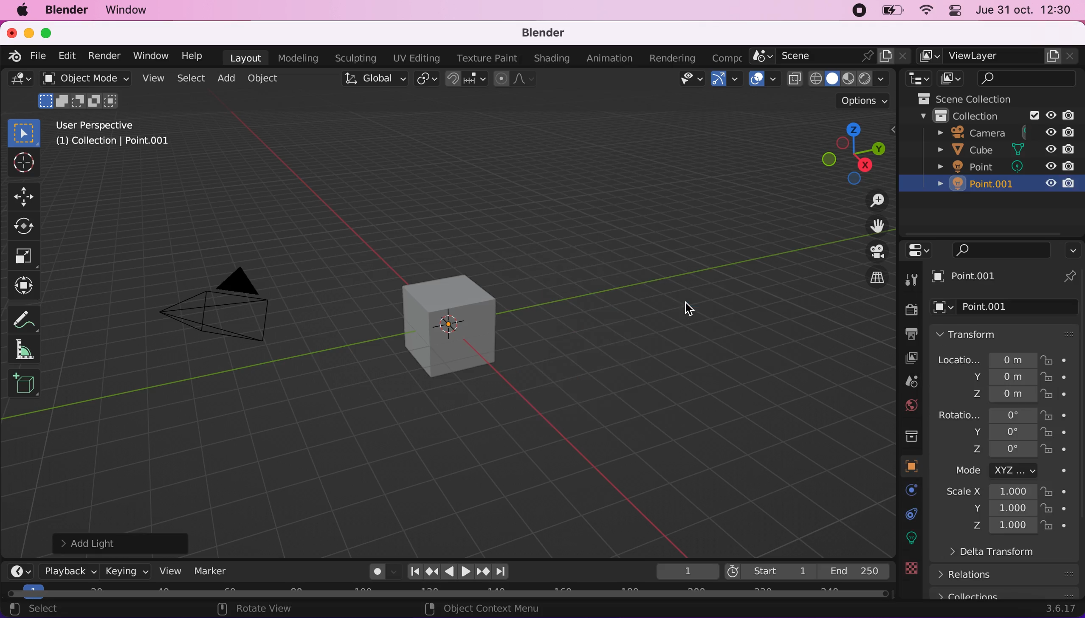  Describe the element at coordinates (190, 78) in the screenshot. I see `select` at that location.